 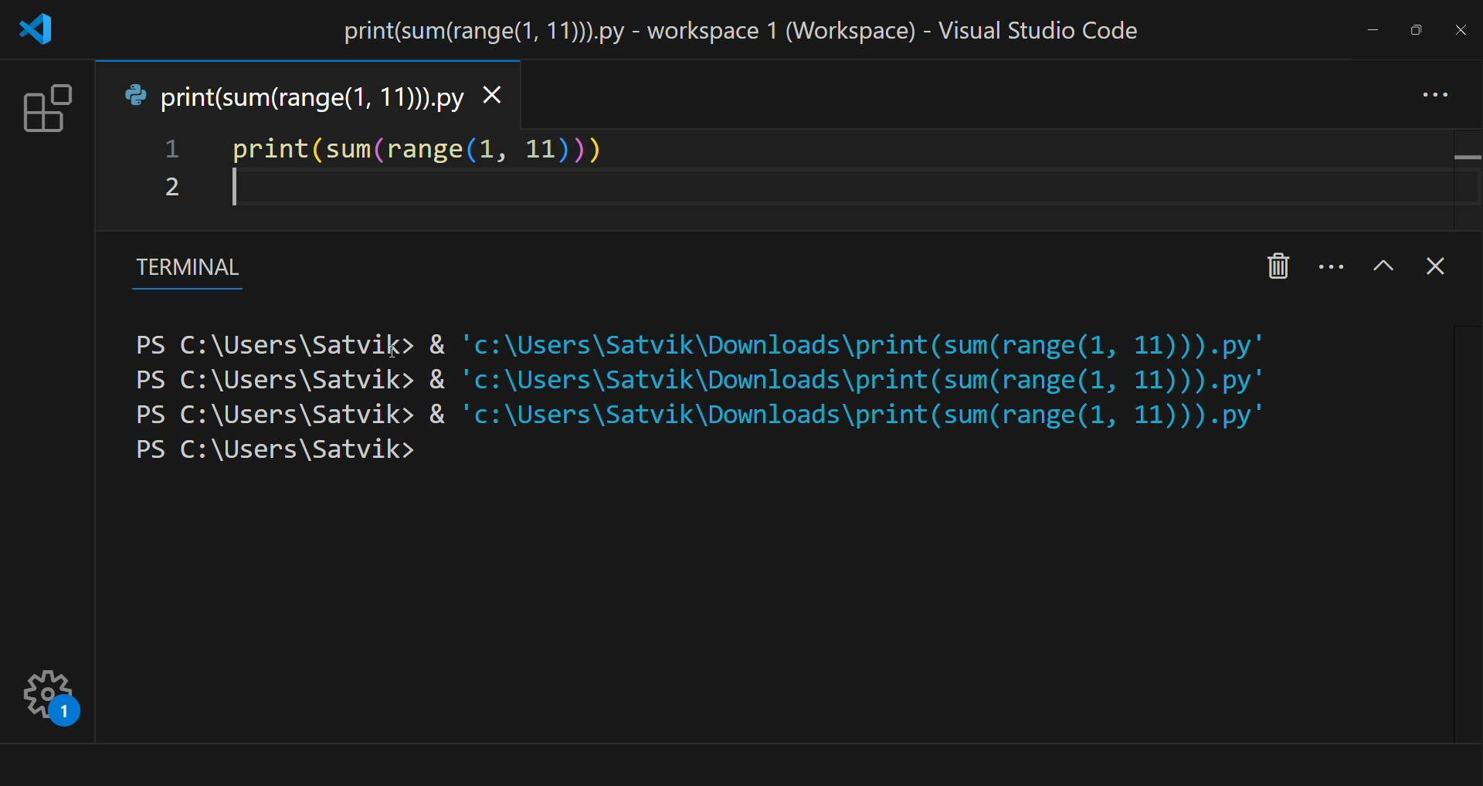 What do you see at coordinates (495, 92) in the screenshot?
I see `close tab` at bounding box center [495, 92].